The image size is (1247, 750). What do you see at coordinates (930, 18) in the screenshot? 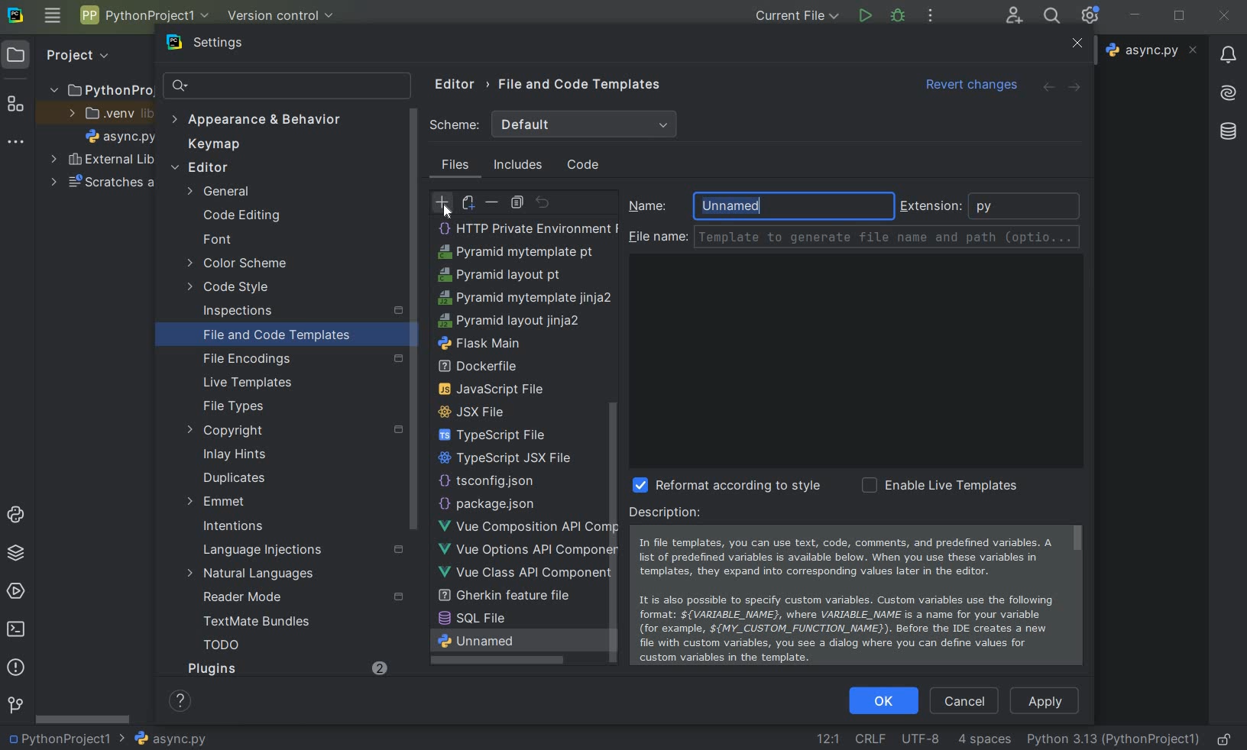
I see `more actions` at bounding box center [930, 18].